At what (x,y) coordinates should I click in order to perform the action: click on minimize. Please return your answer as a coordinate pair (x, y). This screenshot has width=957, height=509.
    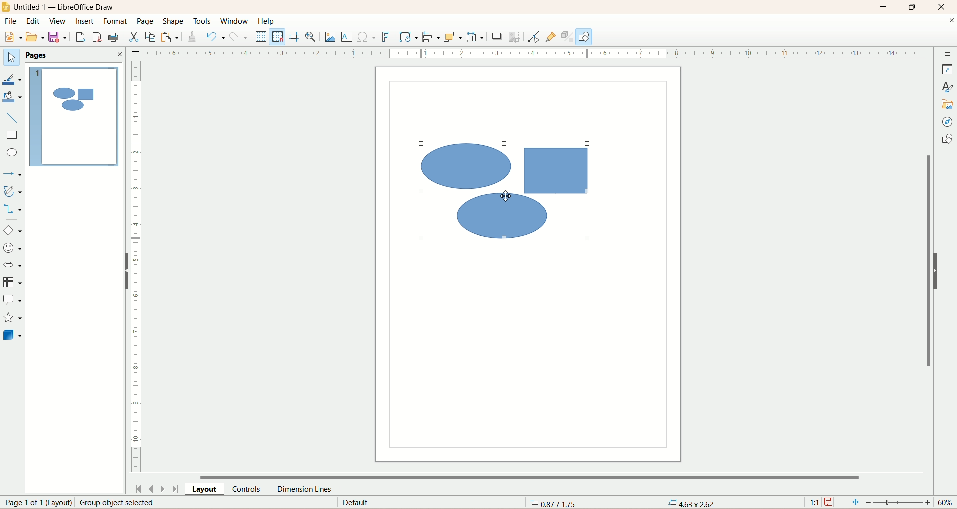
    Looking at the image, I should click on (885, 7).